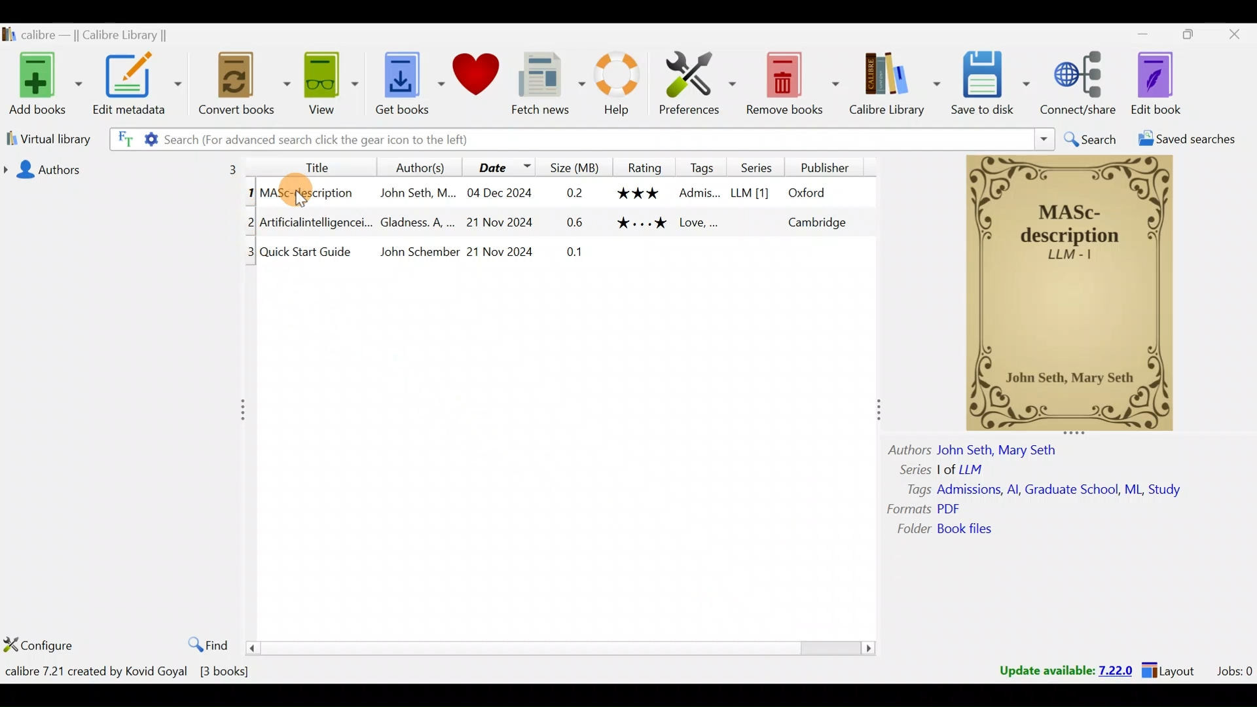 Image resolution: width=1257 pixels, height=707 pixels. Describe the element at coordinates (140, 85) in the screenshot. I see `Edit metadata` at that location.